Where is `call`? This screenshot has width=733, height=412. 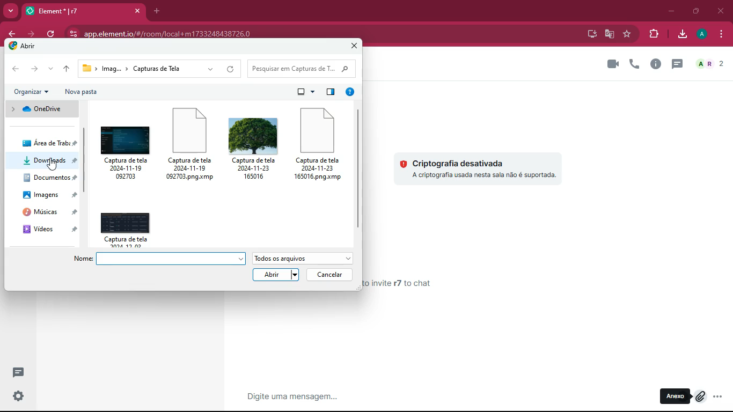
call is located at coordinates (634, 64).